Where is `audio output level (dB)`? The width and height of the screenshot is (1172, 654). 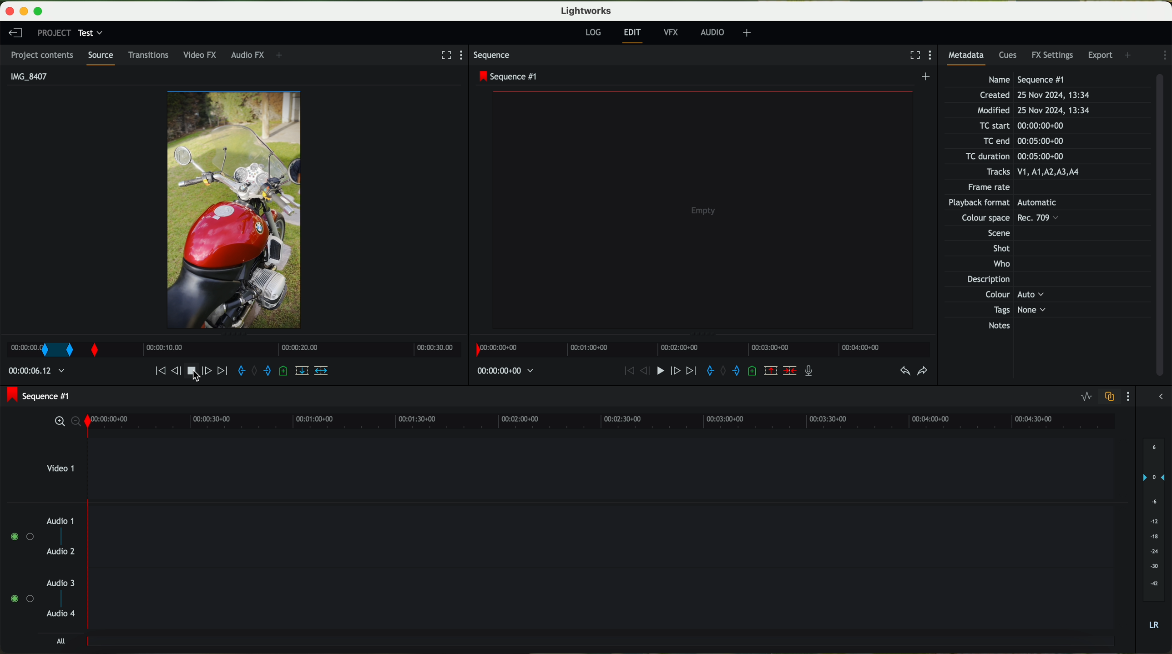 audio output level (dB) is located at coordinates (1152, 533).